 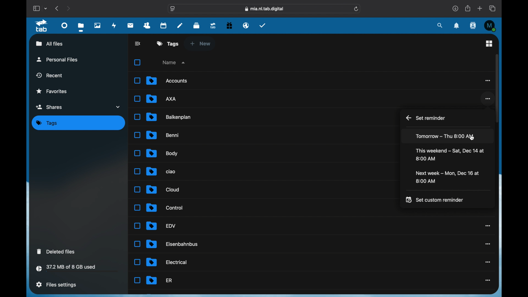 I want to click on contacts, so click(x=147, y=26).